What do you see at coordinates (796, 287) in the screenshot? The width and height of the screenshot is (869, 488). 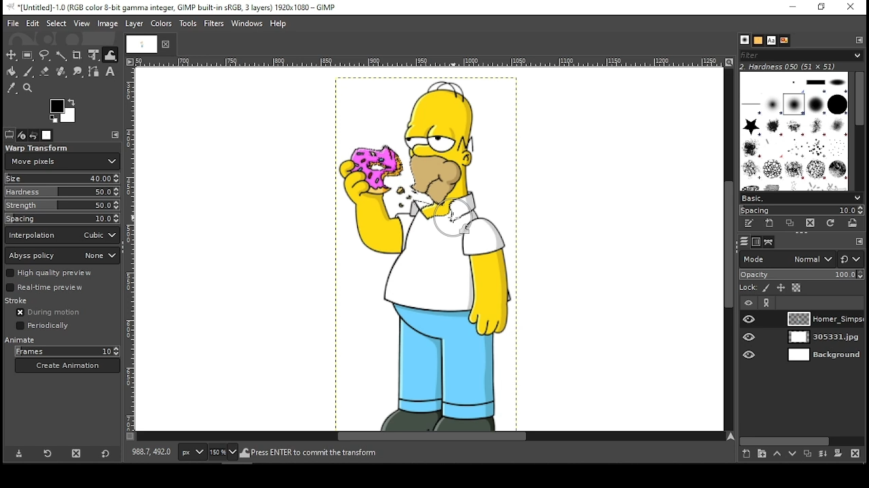 I see `lock alpha channel` at bounding box center [796, 287].